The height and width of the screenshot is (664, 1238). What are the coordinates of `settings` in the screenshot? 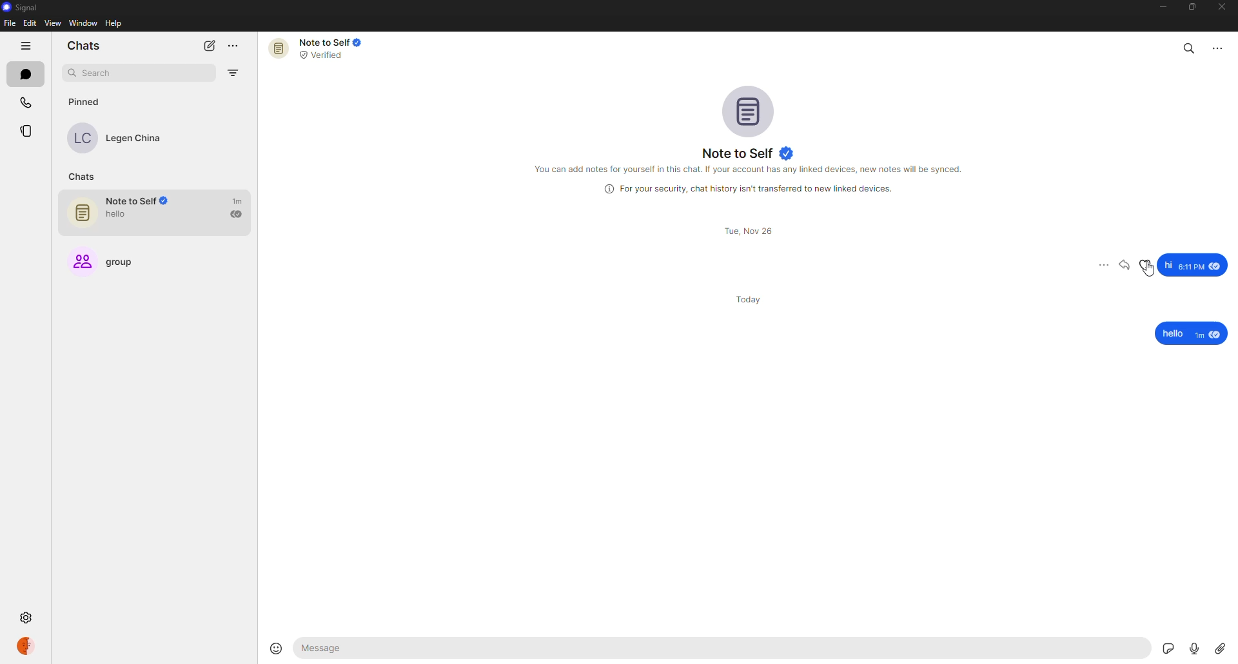 It's located at (25, 618).